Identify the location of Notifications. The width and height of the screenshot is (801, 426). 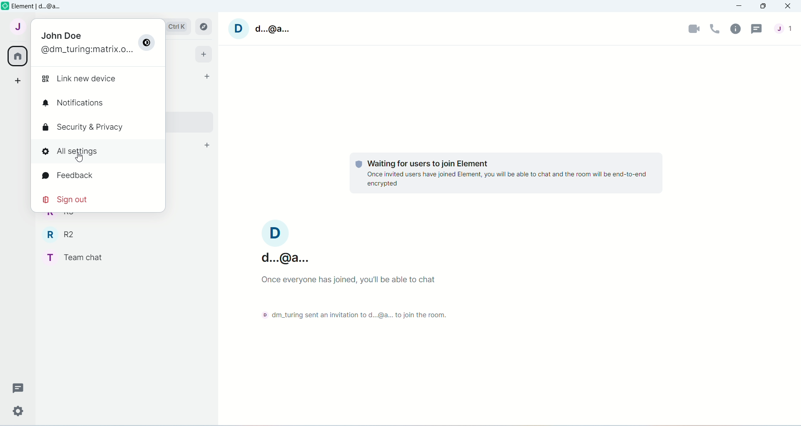
(73, 102).